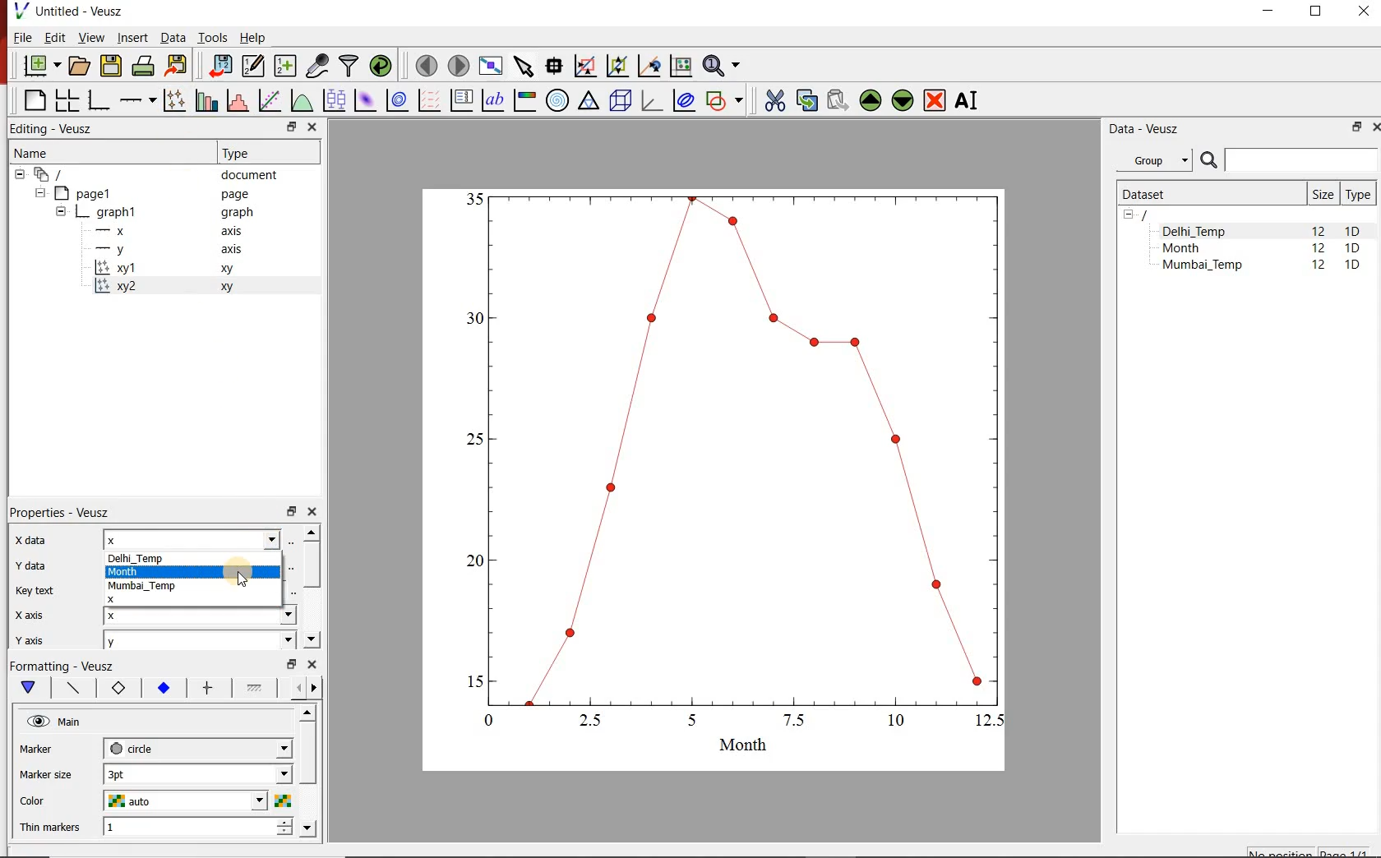 This screenshot has height=858, width=1381. I want to click on Type, so click(242, 153).